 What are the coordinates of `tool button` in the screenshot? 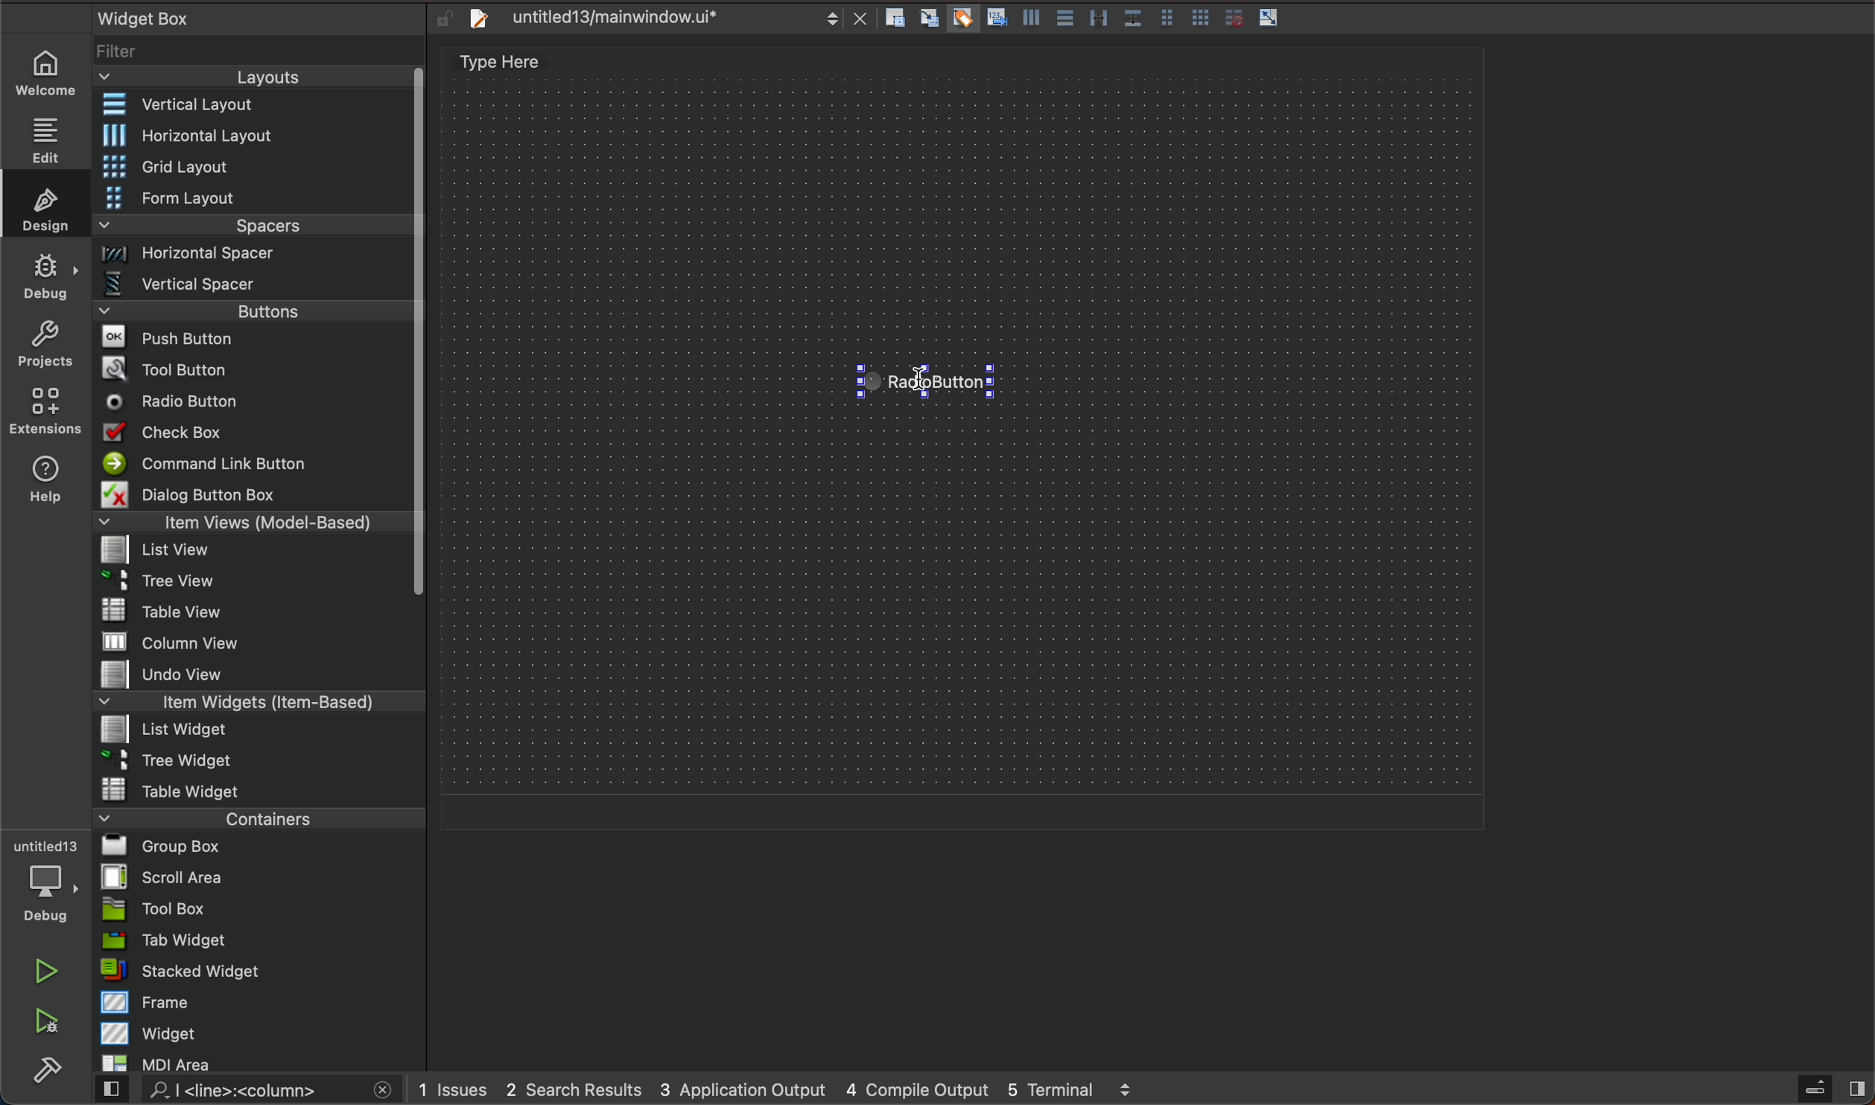 It's located at (256, 369).